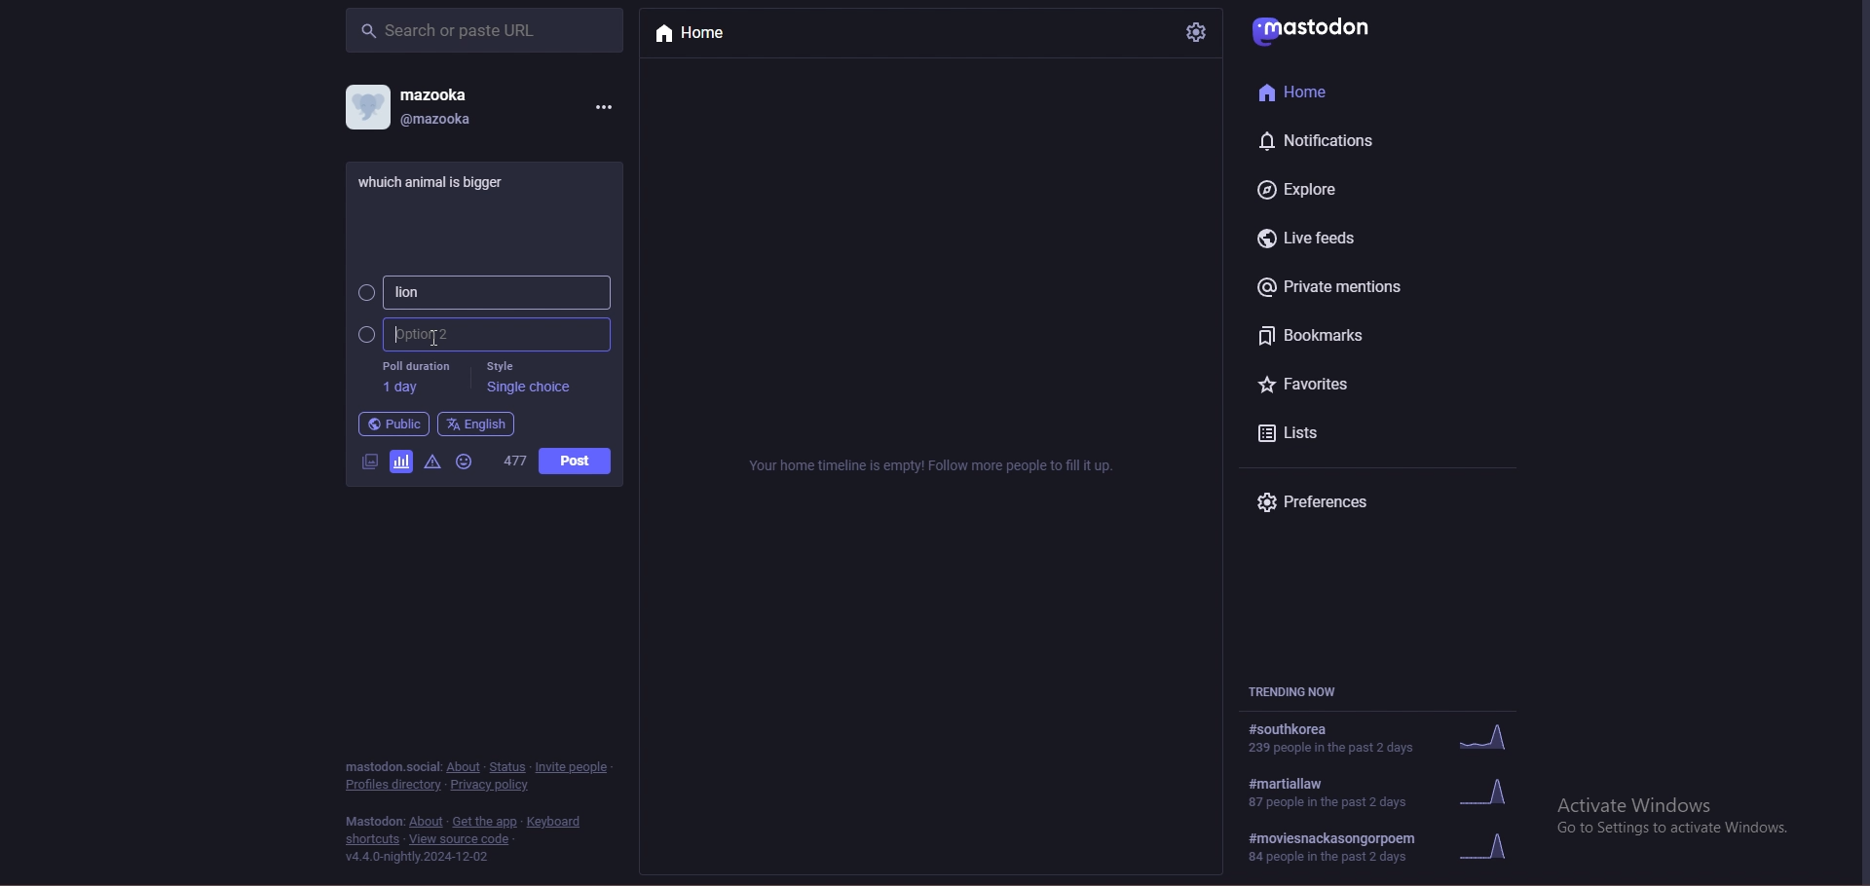 This screenshot has height=886, width=1870. I want to click on notifications, so click(1326, 140).